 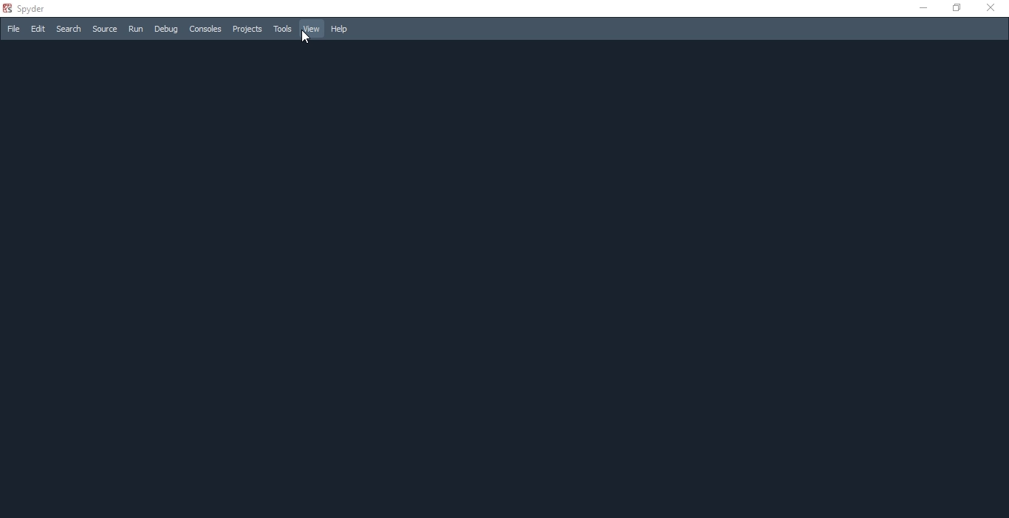 I want to click on File , so click(x=13, y=29).